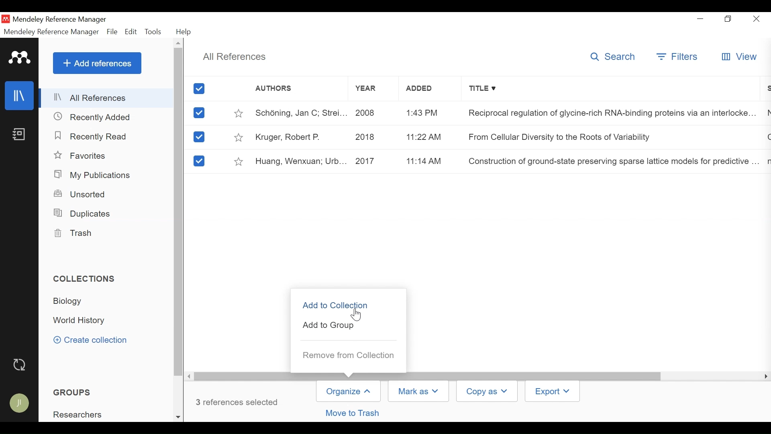 The height and width of the screenshot is (434, 771). What do you see at coordinates (179, 213) in the screenshot?
I see `Vertical Scroll bar` at bounding box center [179, 213].